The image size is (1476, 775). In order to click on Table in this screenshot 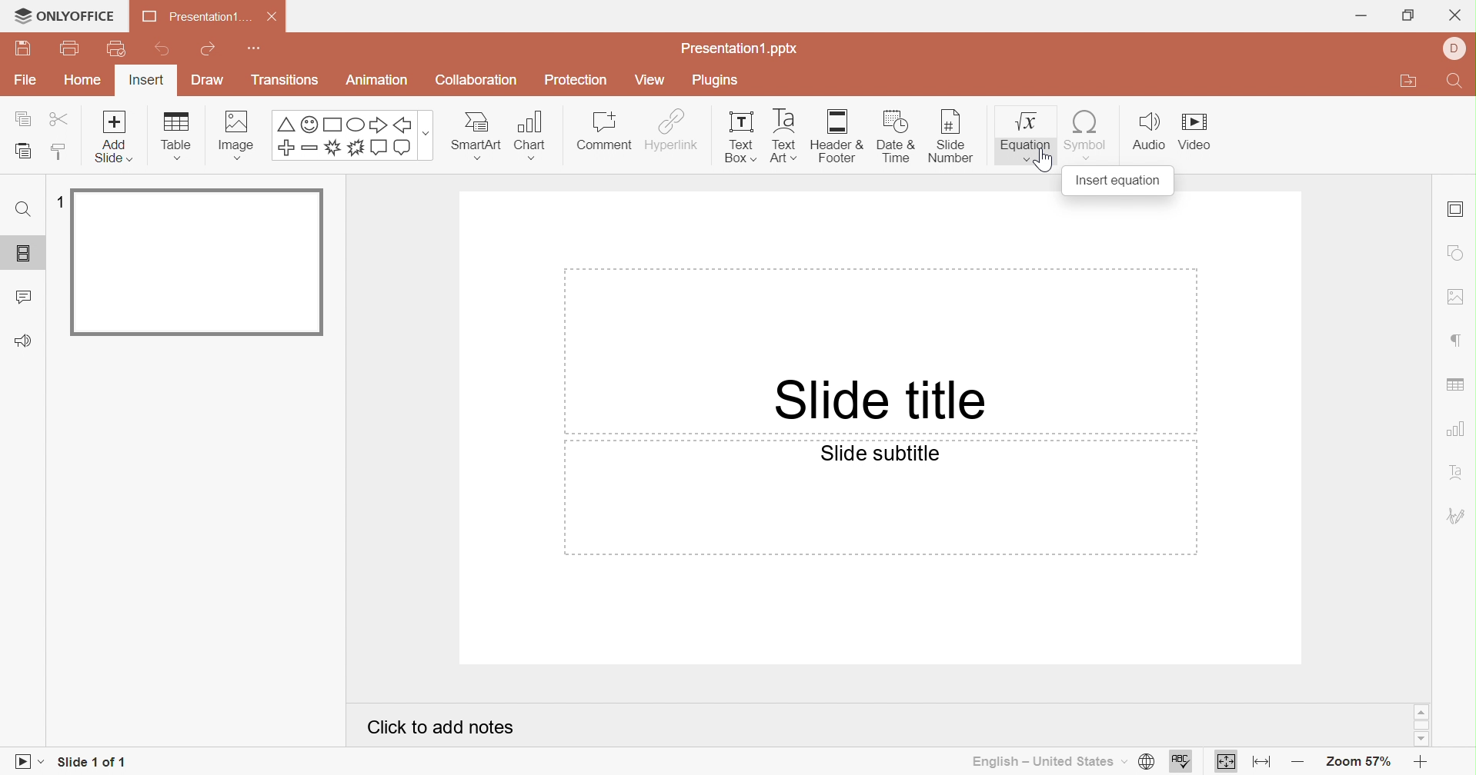, I will do `click(177, 137)`.